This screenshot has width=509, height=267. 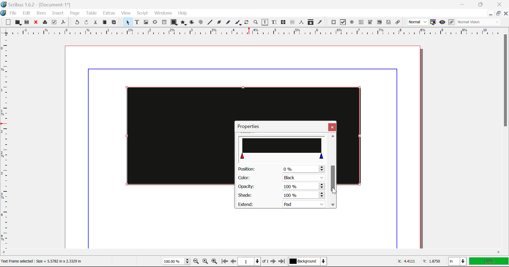 I want to click on Visual Appearance Type, so click(x=479, y=22).